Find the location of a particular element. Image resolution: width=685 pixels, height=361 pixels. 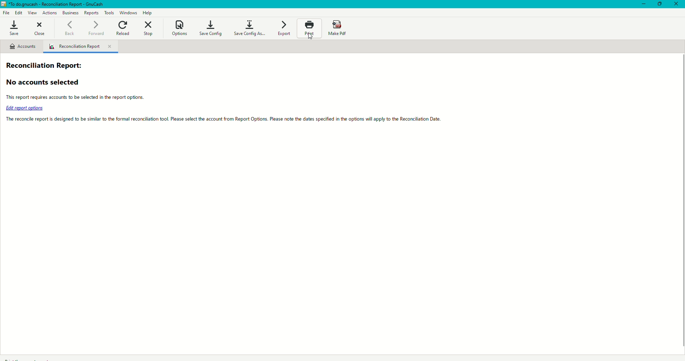

Actions is located at coordinates (49, 12).